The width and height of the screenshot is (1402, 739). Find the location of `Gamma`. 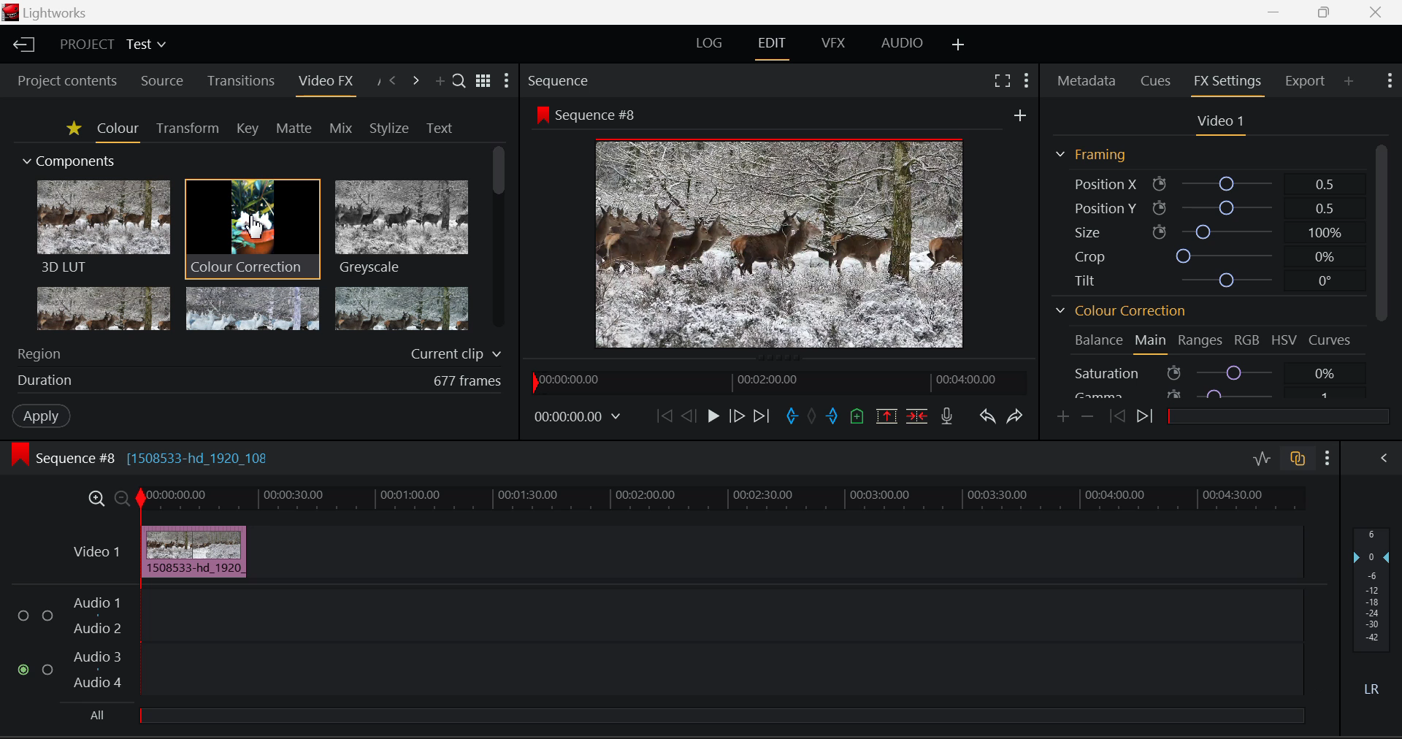

Gamma is located at coordinates (1203, 394).